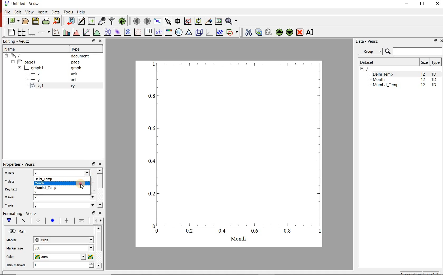 This screenshot has height=275, width=443. What do you see at coordinates (189, 33) in the screenshot?
I see `Ternary graph` at bounding box center [189, 33].